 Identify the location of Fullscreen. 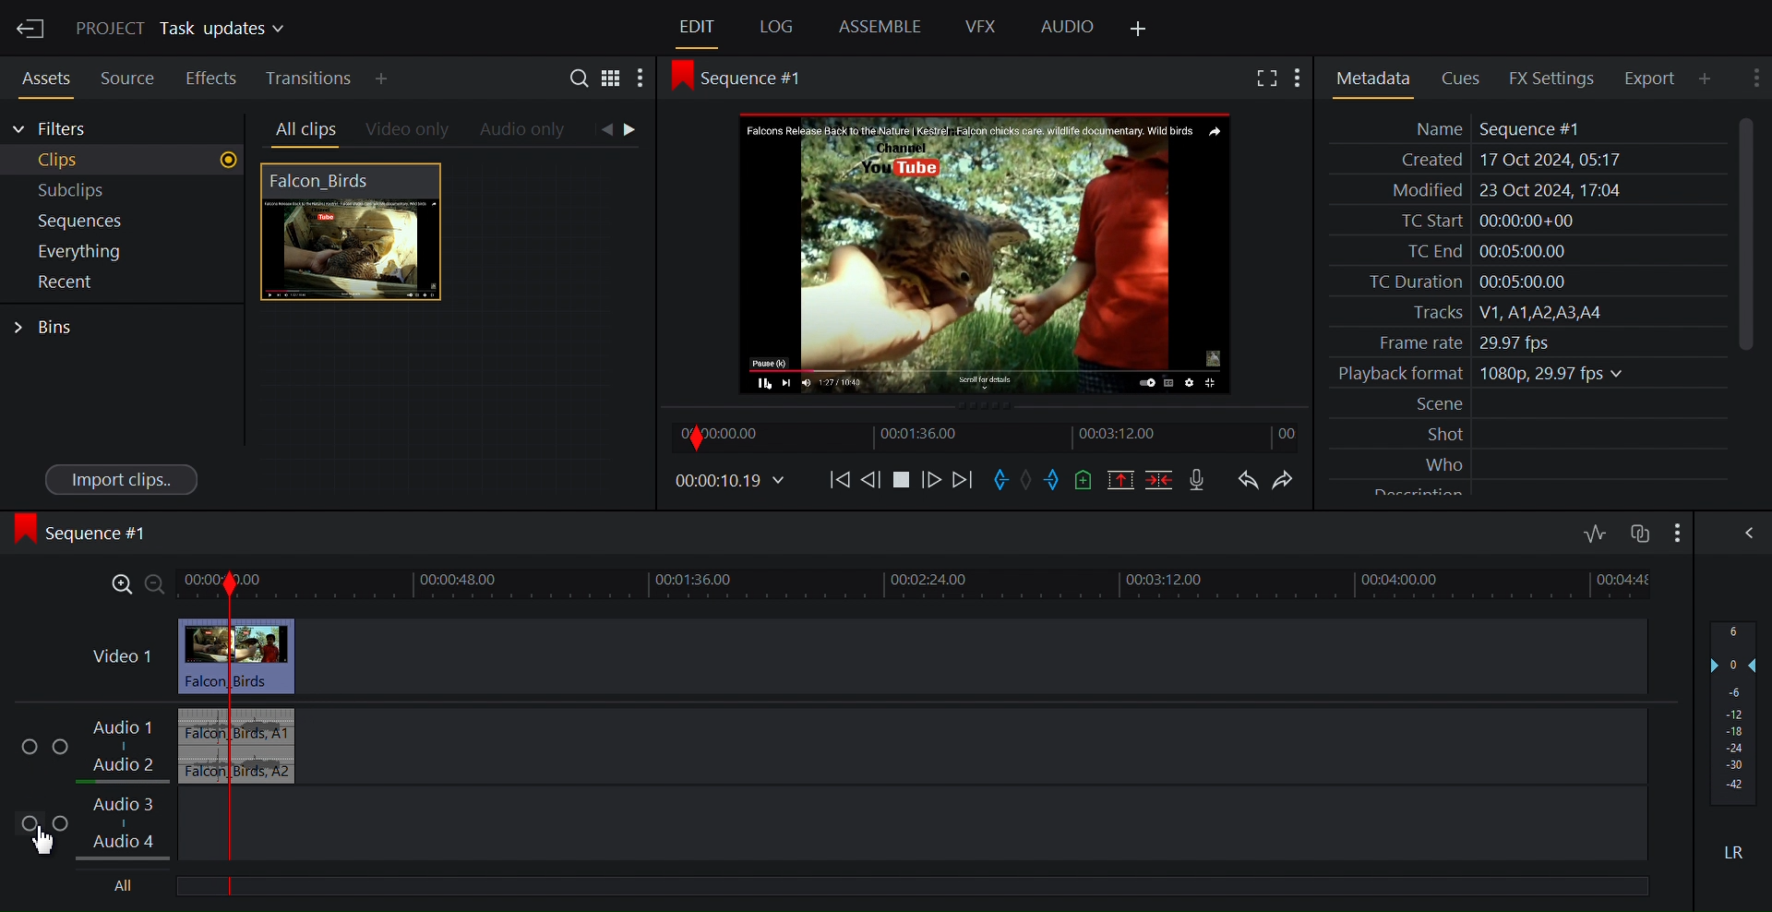
(1269, 78).